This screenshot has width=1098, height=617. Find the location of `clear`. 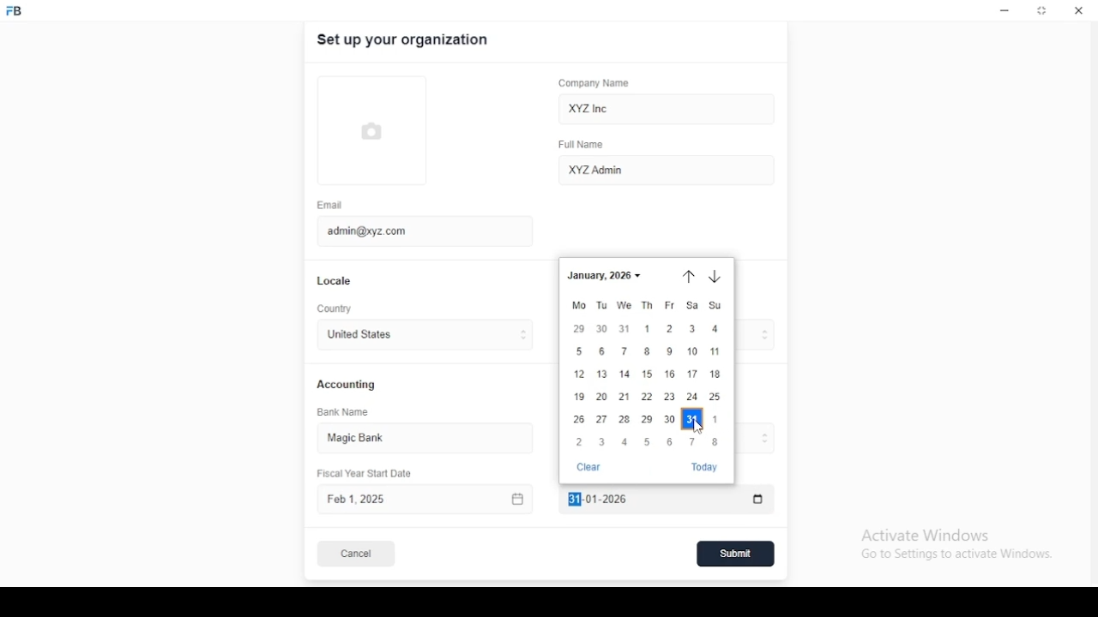

clear is located at coordinates (589, 467).